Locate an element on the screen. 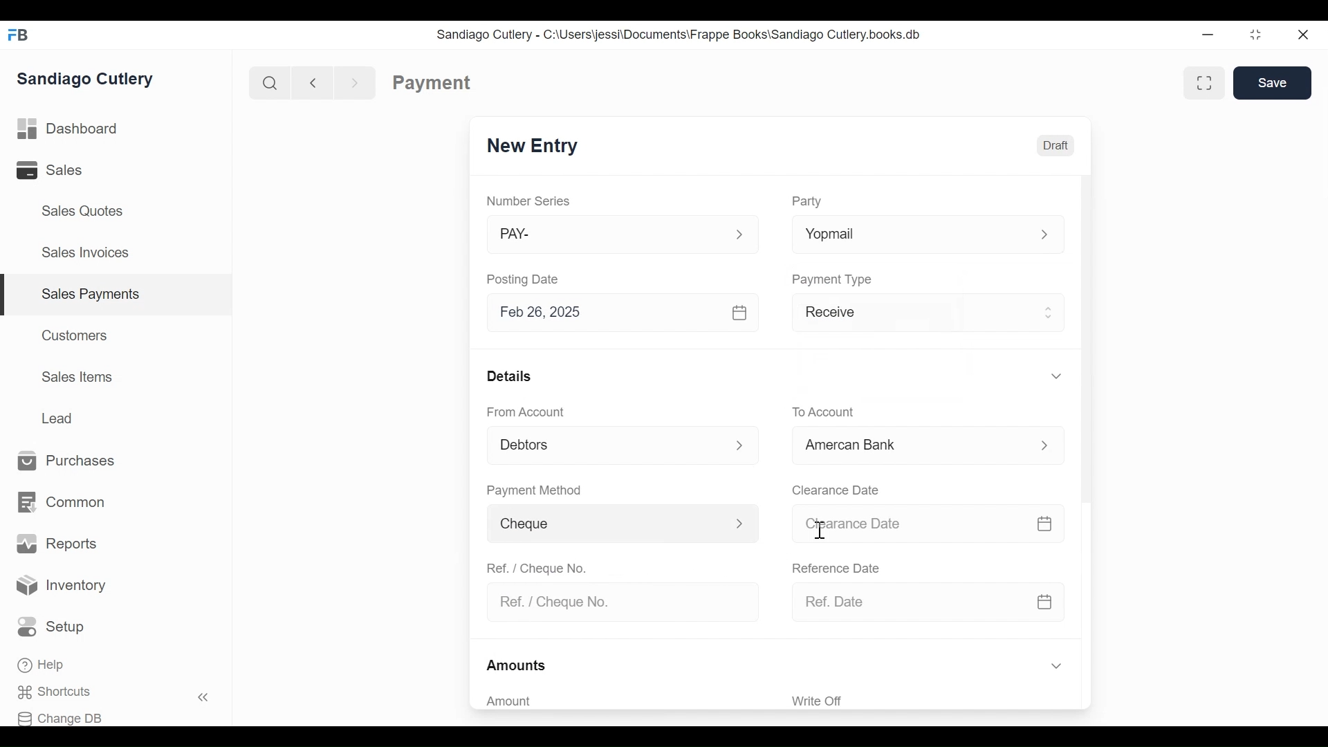  Calendar is located at coordinates (1044, 601).